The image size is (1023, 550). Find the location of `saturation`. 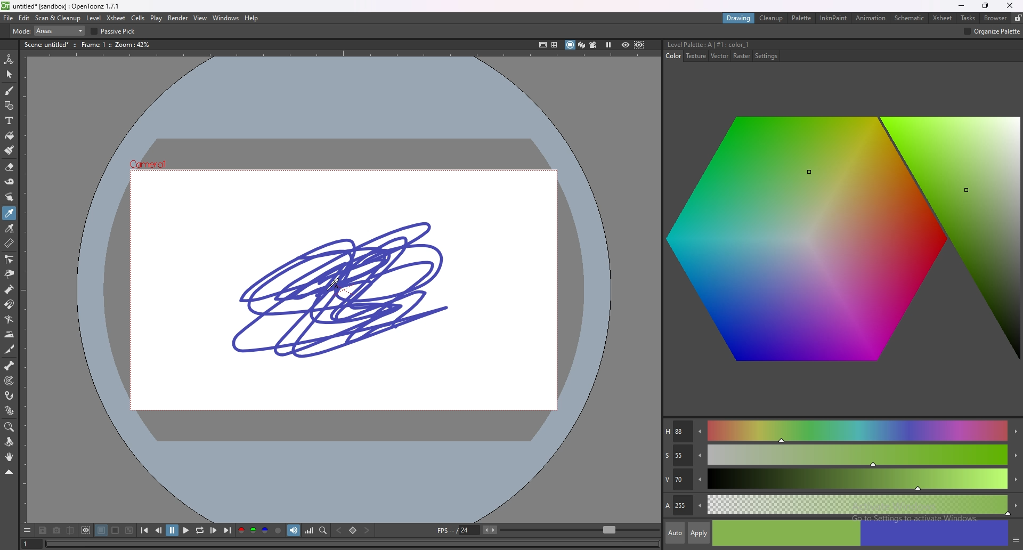

saturation is located at coordinates (842, 456).